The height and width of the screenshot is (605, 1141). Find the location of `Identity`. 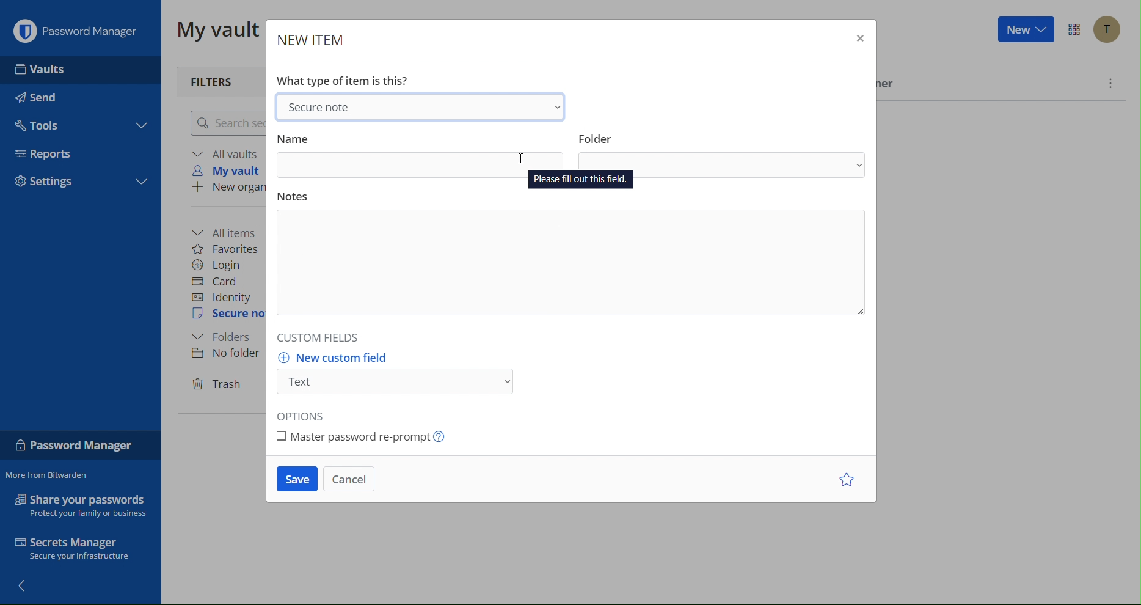

Identity is located at coordinates (224, 297).